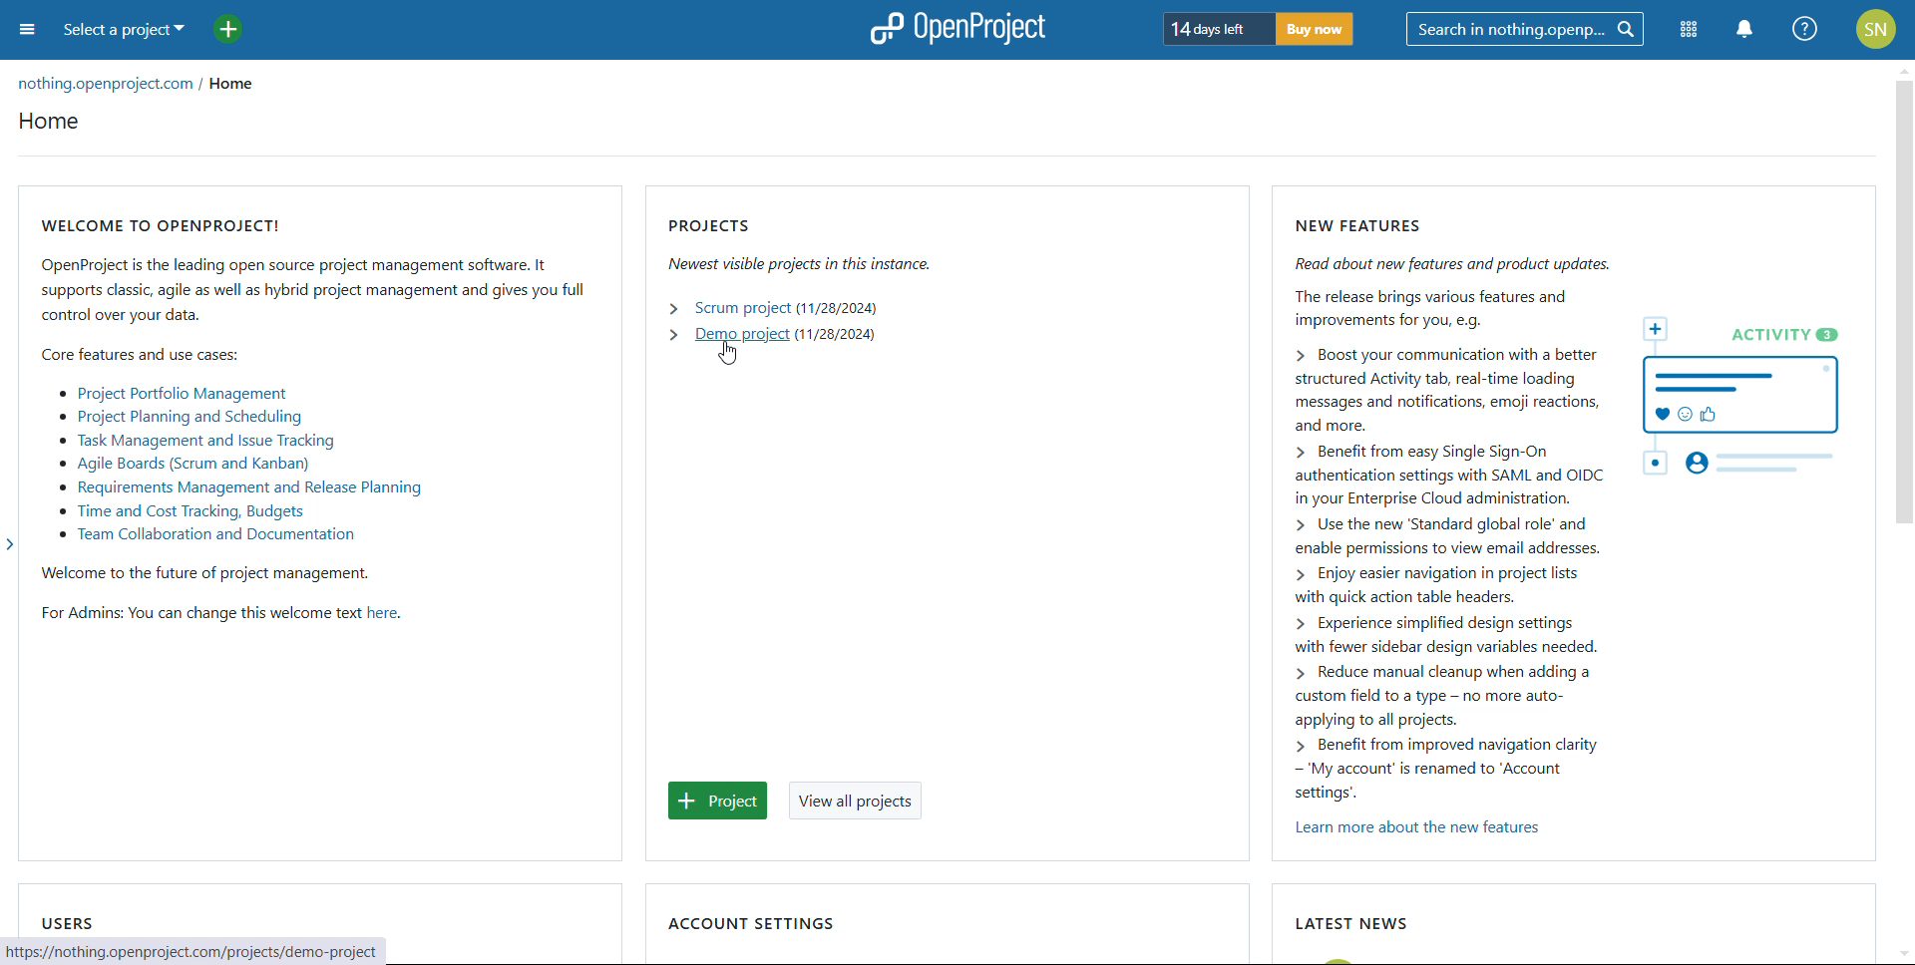  Describe the element at coordinates (729, 354) in the screenshot. I see `cursor` at that location.